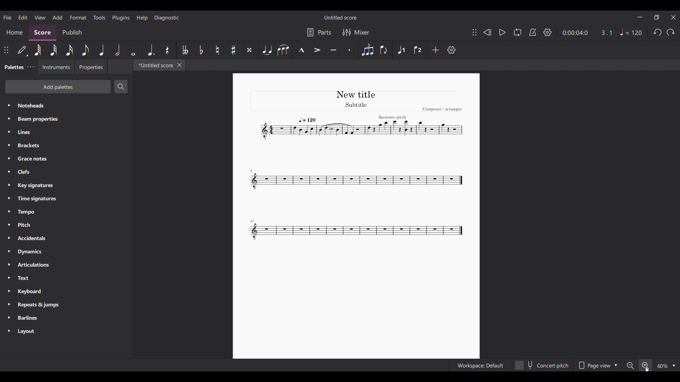  What do you see at coordinates (6, 50) in the screenshot?
I see `Change position` at bounding box center [6, 50].